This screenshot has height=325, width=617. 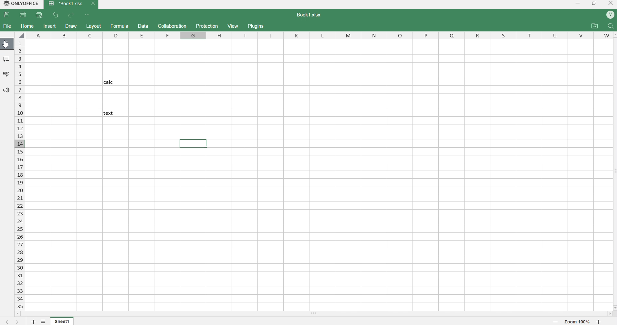 I want to click on text, so click(x=115, y=113).